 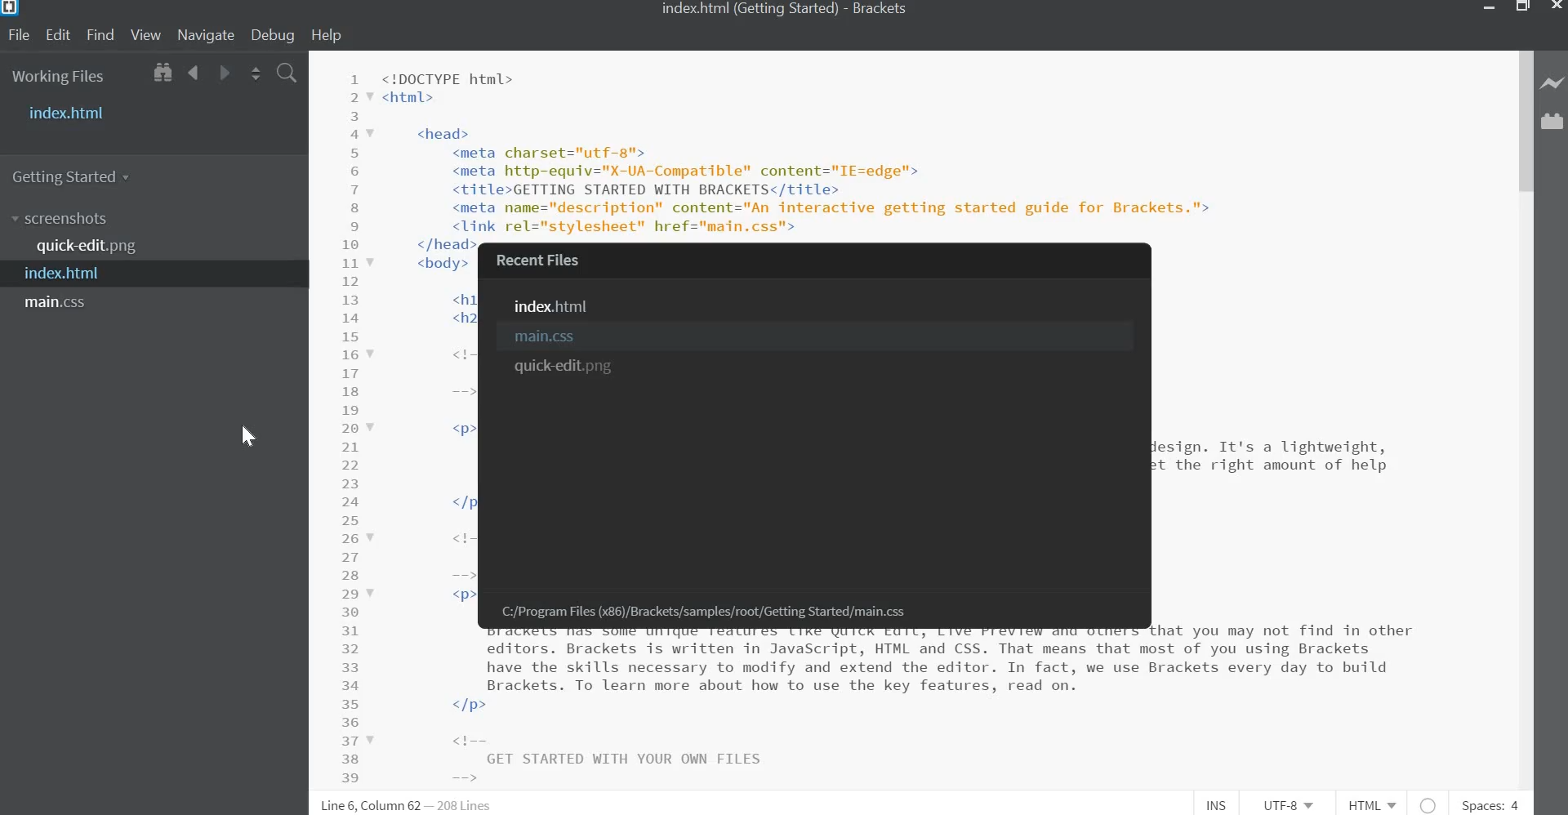 What do you see at coordinates (11, 11) in the screenshot?
I see `Bracket Desktop icon` at bounding box center [11, 11].